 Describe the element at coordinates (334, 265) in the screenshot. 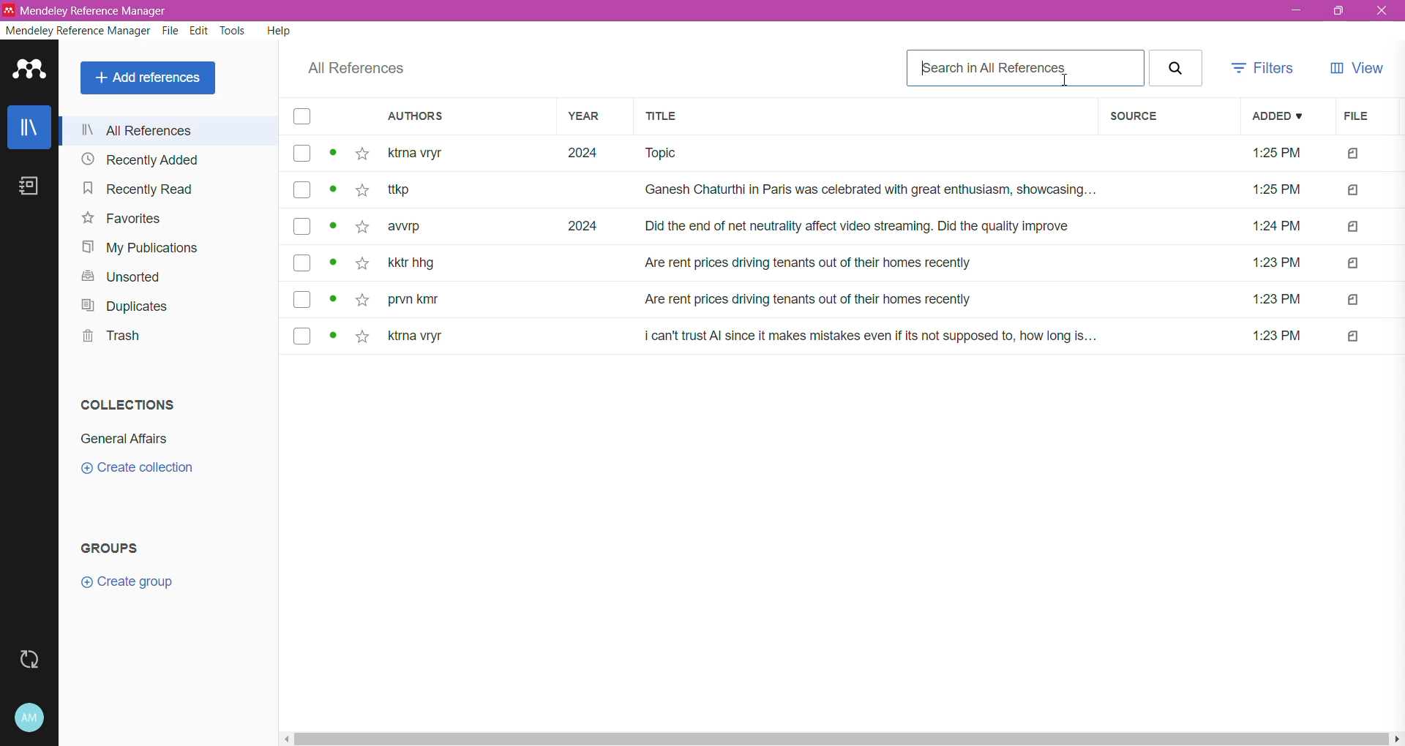

I see `view status of the file` at that location.